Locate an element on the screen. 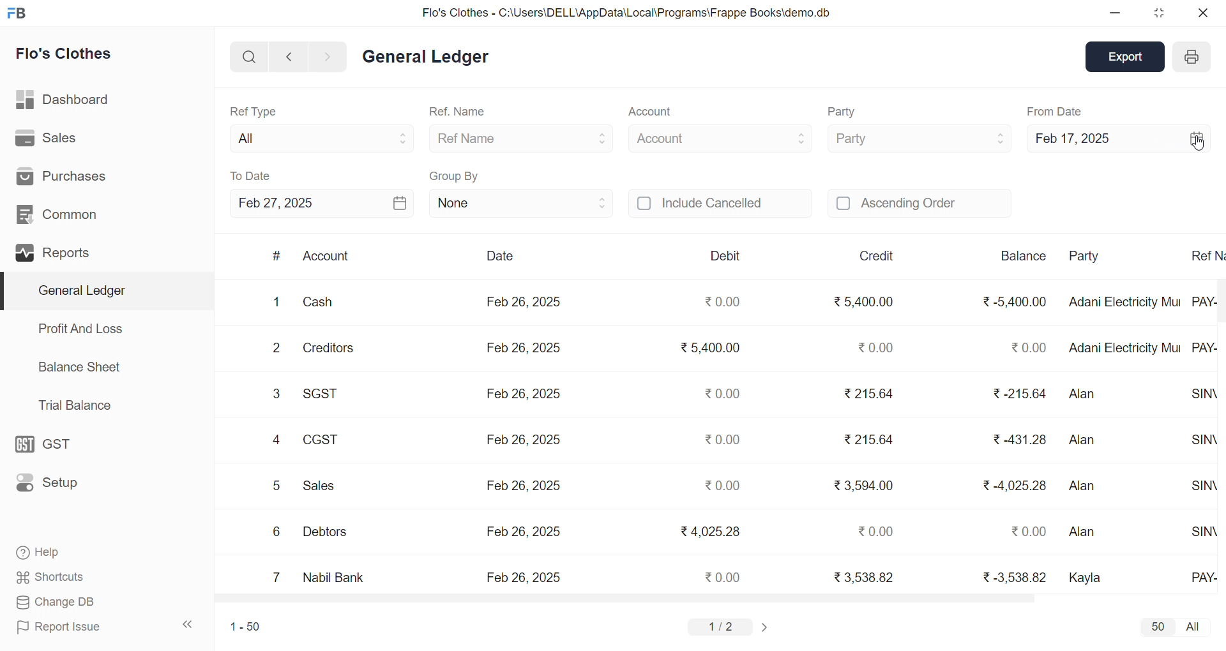 The image size is (1226, 651). RESIZE is located at coordinates (1156, 13).